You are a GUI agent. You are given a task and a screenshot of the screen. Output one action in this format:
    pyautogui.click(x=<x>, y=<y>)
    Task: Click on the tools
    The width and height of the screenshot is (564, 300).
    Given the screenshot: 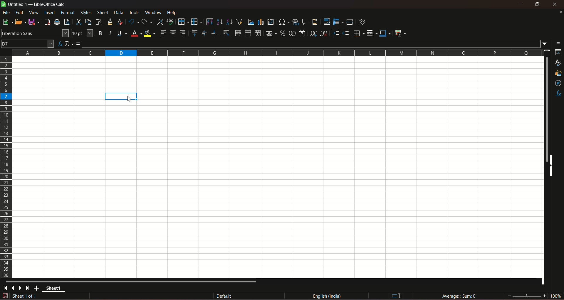 What is the action you would take?
    pyautogui.click(x=135, y=12)
    